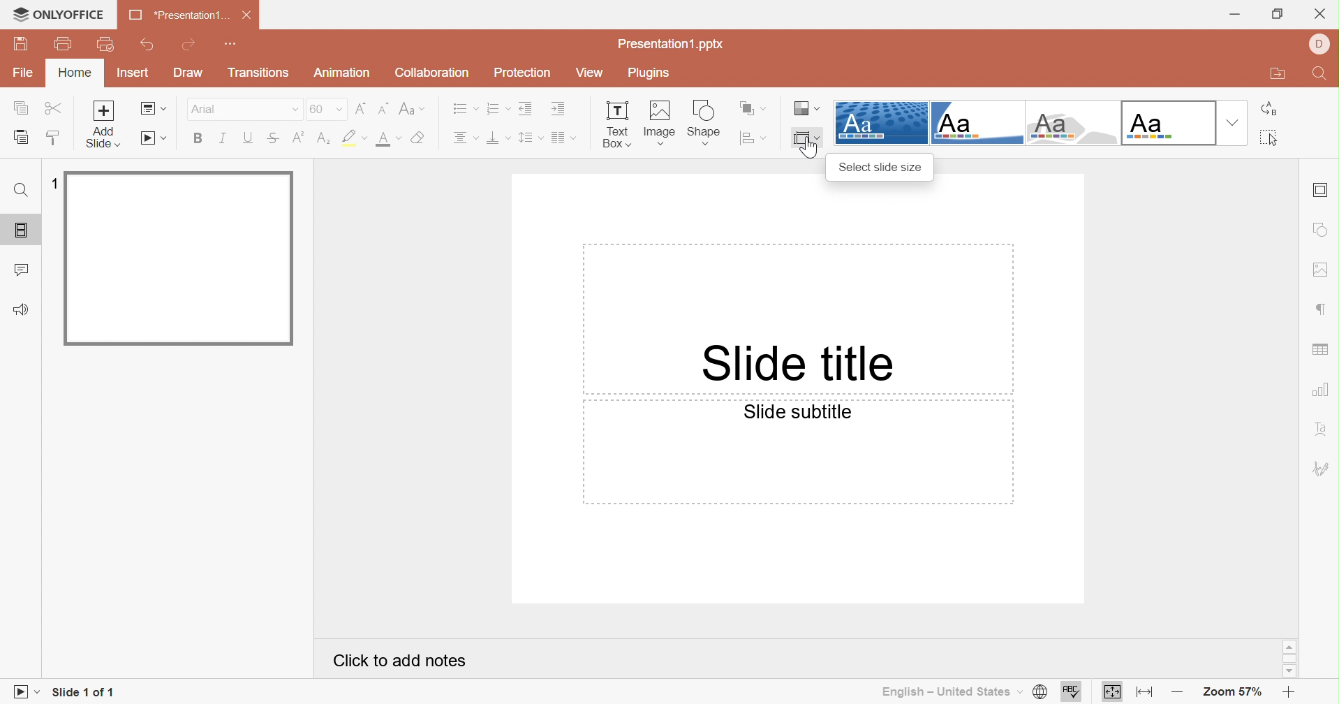 The height and width of the screenshot is (704, 1339). Describe the element at coordinates (179, 258) in the screenshot. I see `Slide` at that location.